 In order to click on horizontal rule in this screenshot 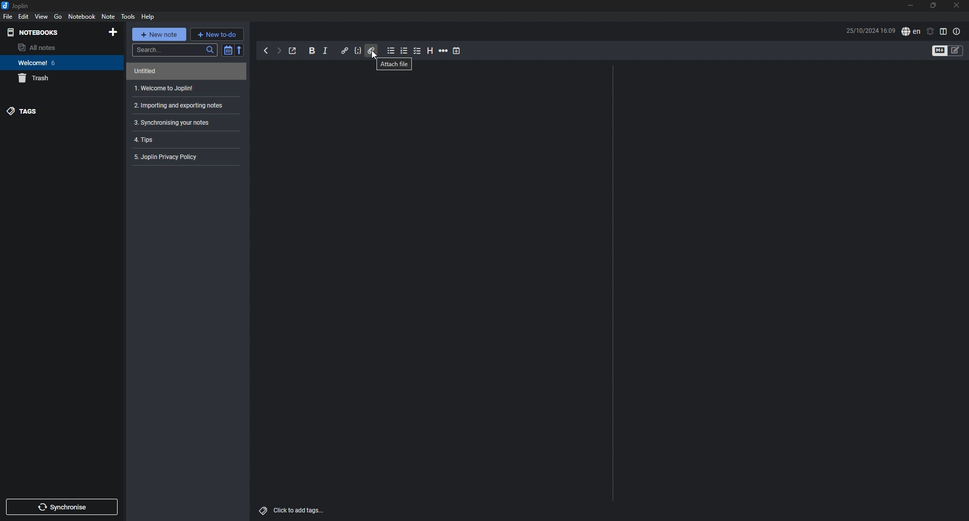, I will do `click(444, 51)`.